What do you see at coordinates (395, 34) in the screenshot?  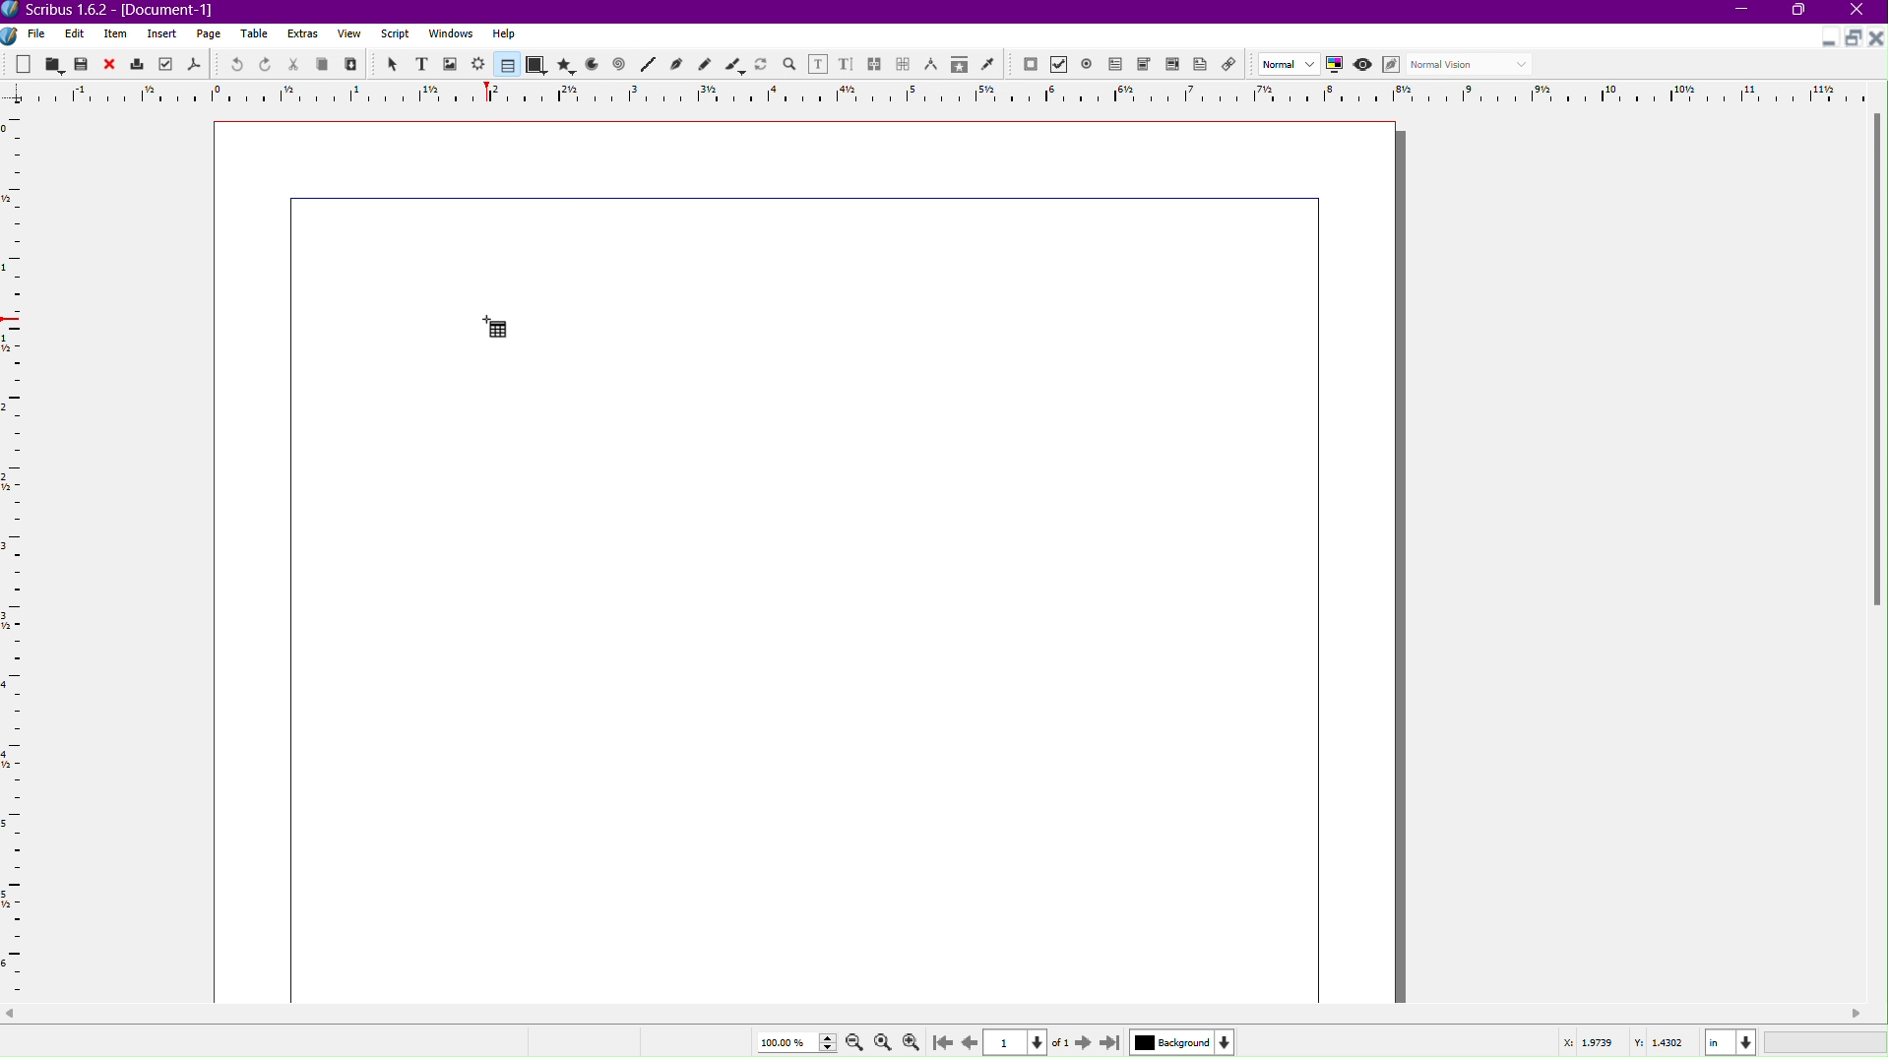 I see `Script` at bounding box center [395, 34].